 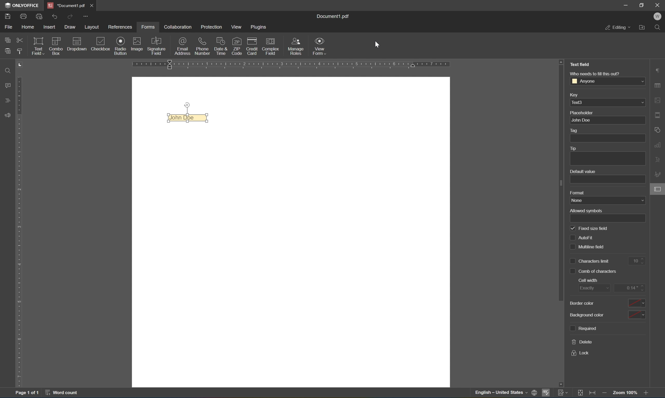 What do you see at coordinates (577, 148) in the screenshot?
I see `tip` at bounding box center [577, 148].